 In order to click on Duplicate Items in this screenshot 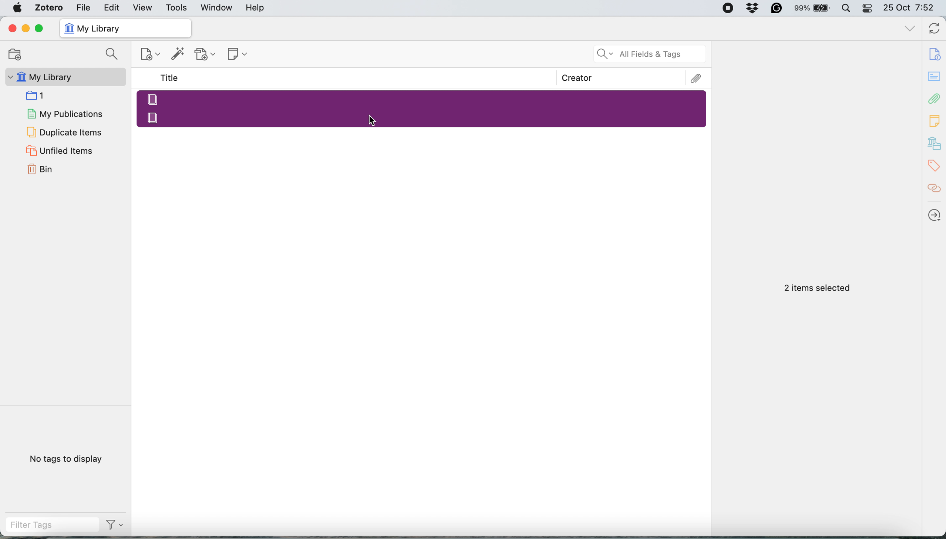, I will do `click(63, 131)`.